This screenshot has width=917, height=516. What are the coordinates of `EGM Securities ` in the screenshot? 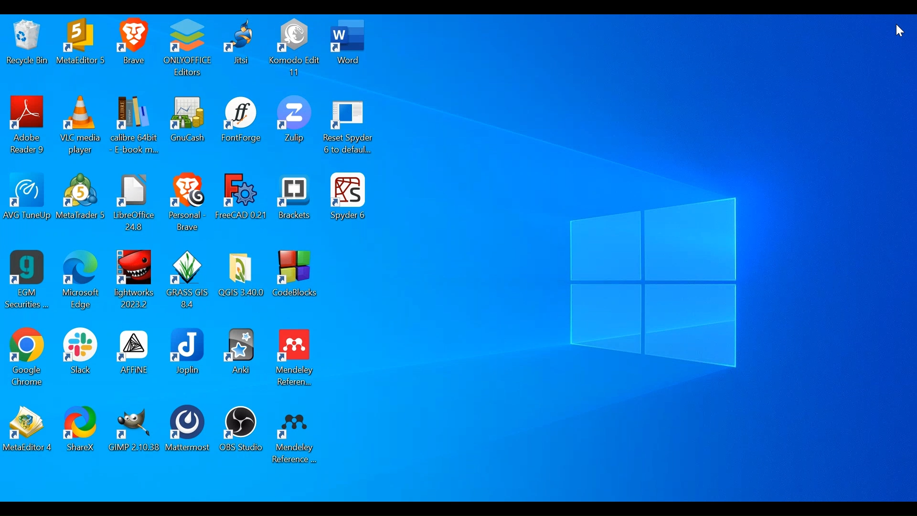 It's located at (26, 281).